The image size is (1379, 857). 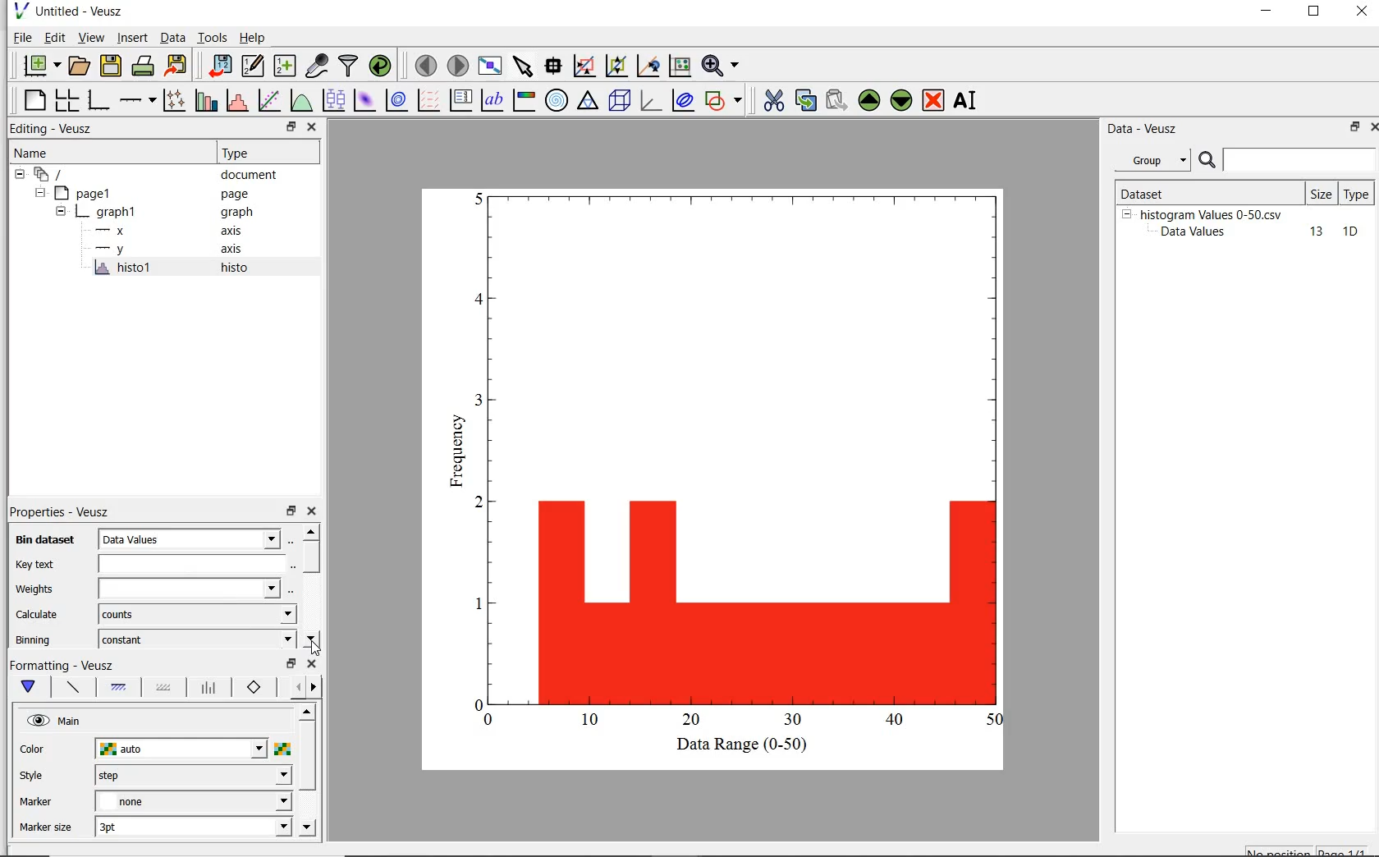 What do you see at coordinates (683, 103) in the screenshot?
I see `plot covariance ellipse` at bounding box center [683, 103].